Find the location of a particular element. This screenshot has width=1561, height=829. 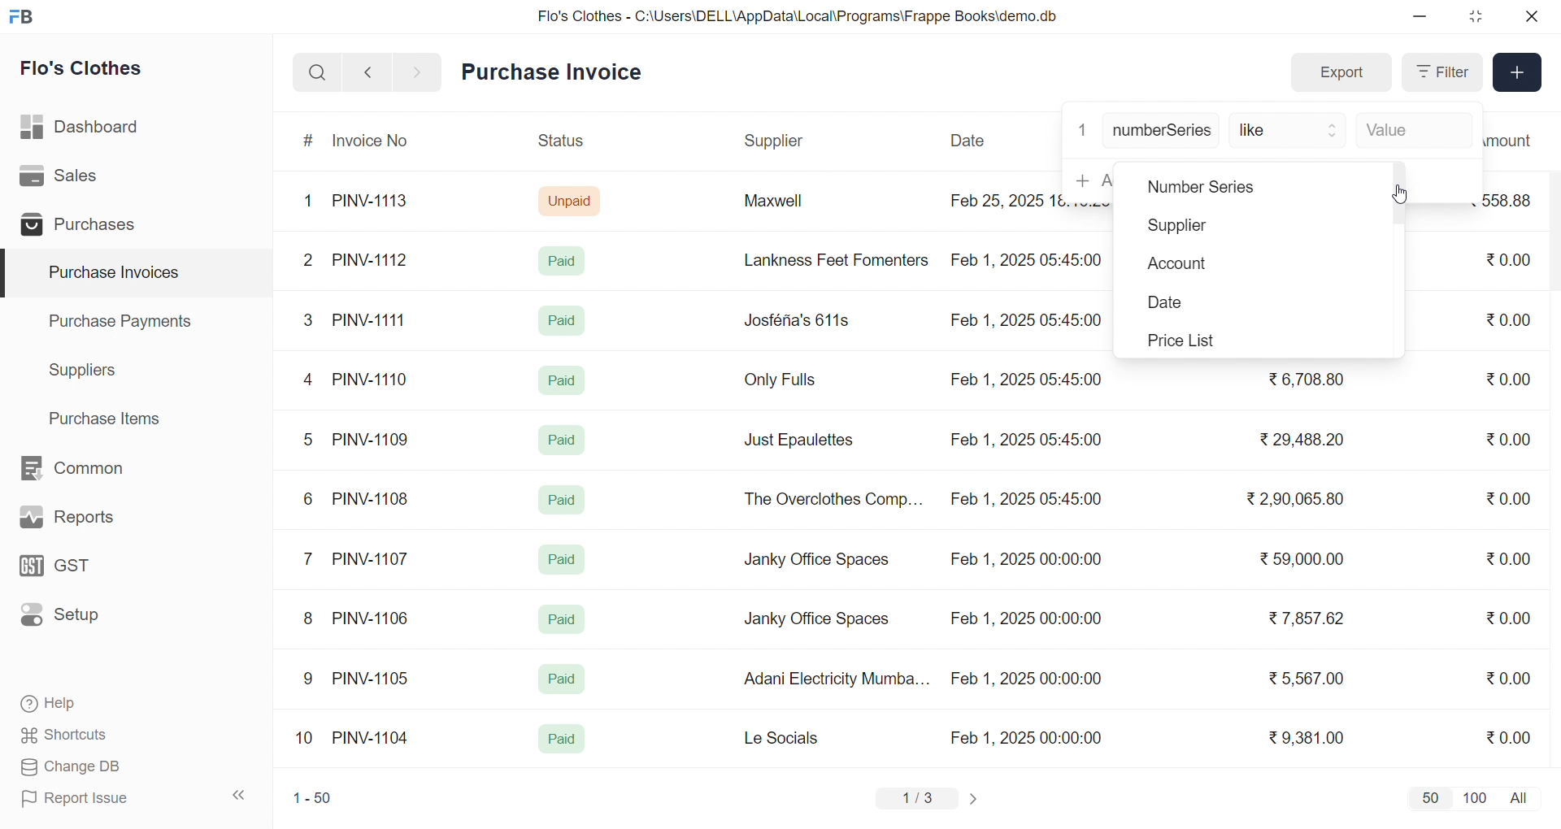

Suppliers is located at coordinates (86, 370).